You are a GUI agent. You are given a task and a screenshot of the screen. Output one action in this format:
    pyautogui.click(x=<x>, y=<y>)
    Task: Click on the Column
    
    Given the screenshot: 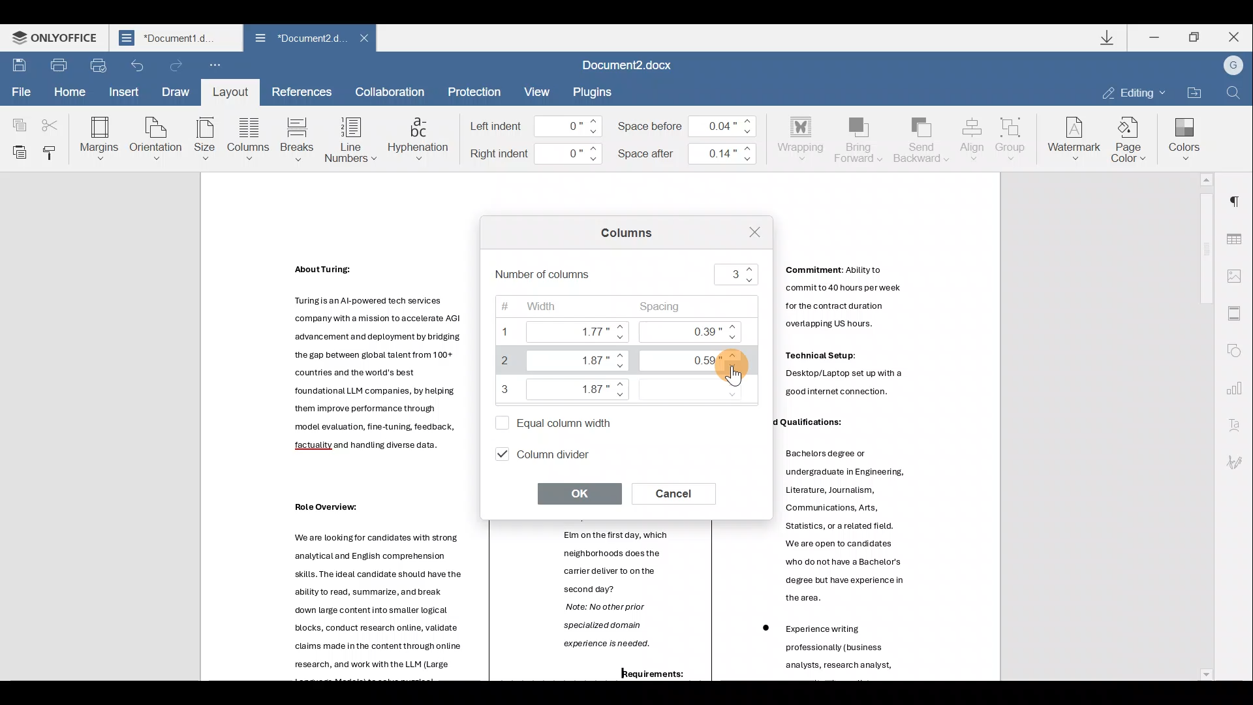 What is the action you would take?
    pyautogui.click(x=251, y=142)
    